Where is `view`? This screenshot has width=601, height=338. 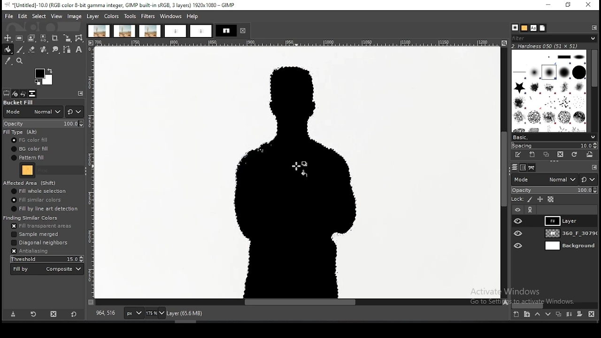 view is located at coordinates (57, 16).